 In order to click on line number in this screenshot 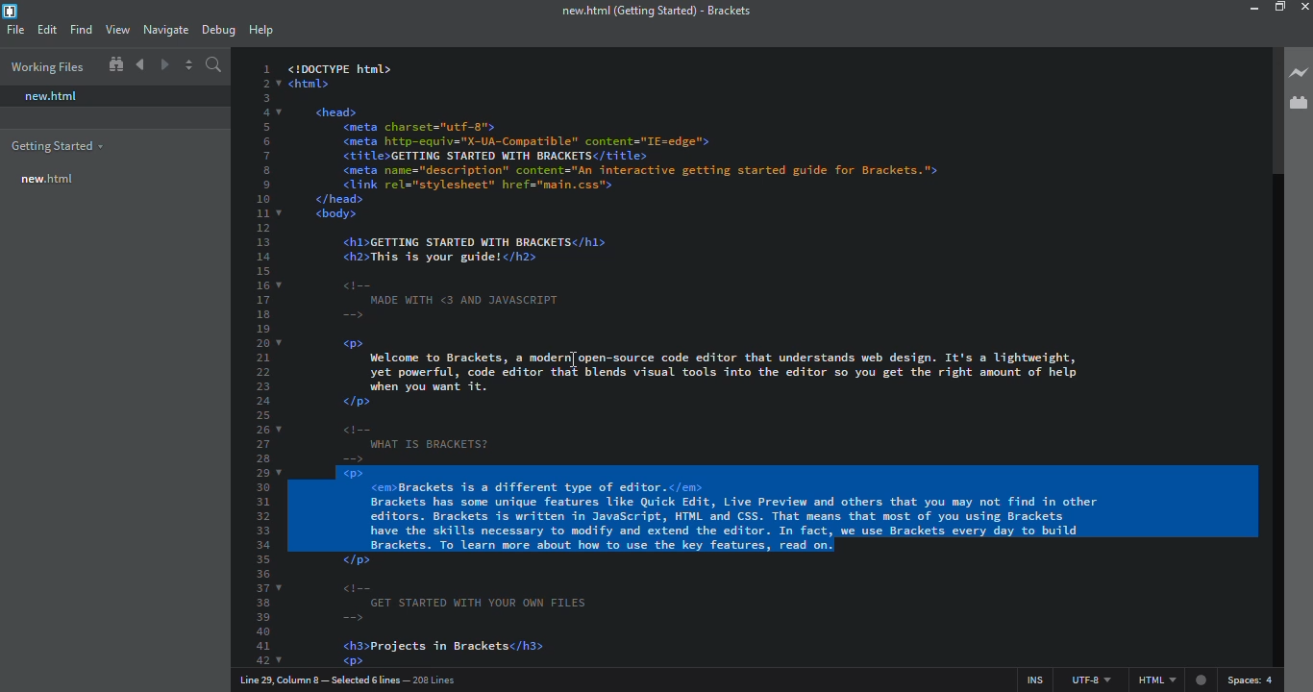, I will do `click(267, 361)`.